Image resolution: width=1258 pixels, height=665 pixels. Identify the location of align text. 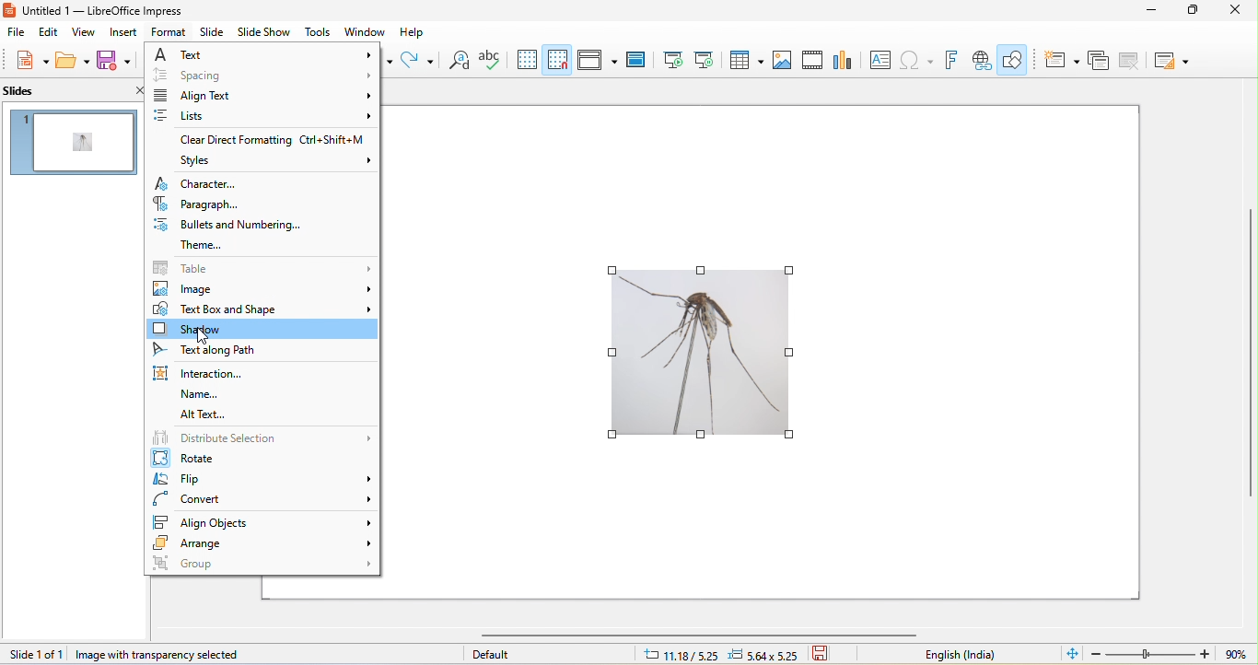
(264, 94).